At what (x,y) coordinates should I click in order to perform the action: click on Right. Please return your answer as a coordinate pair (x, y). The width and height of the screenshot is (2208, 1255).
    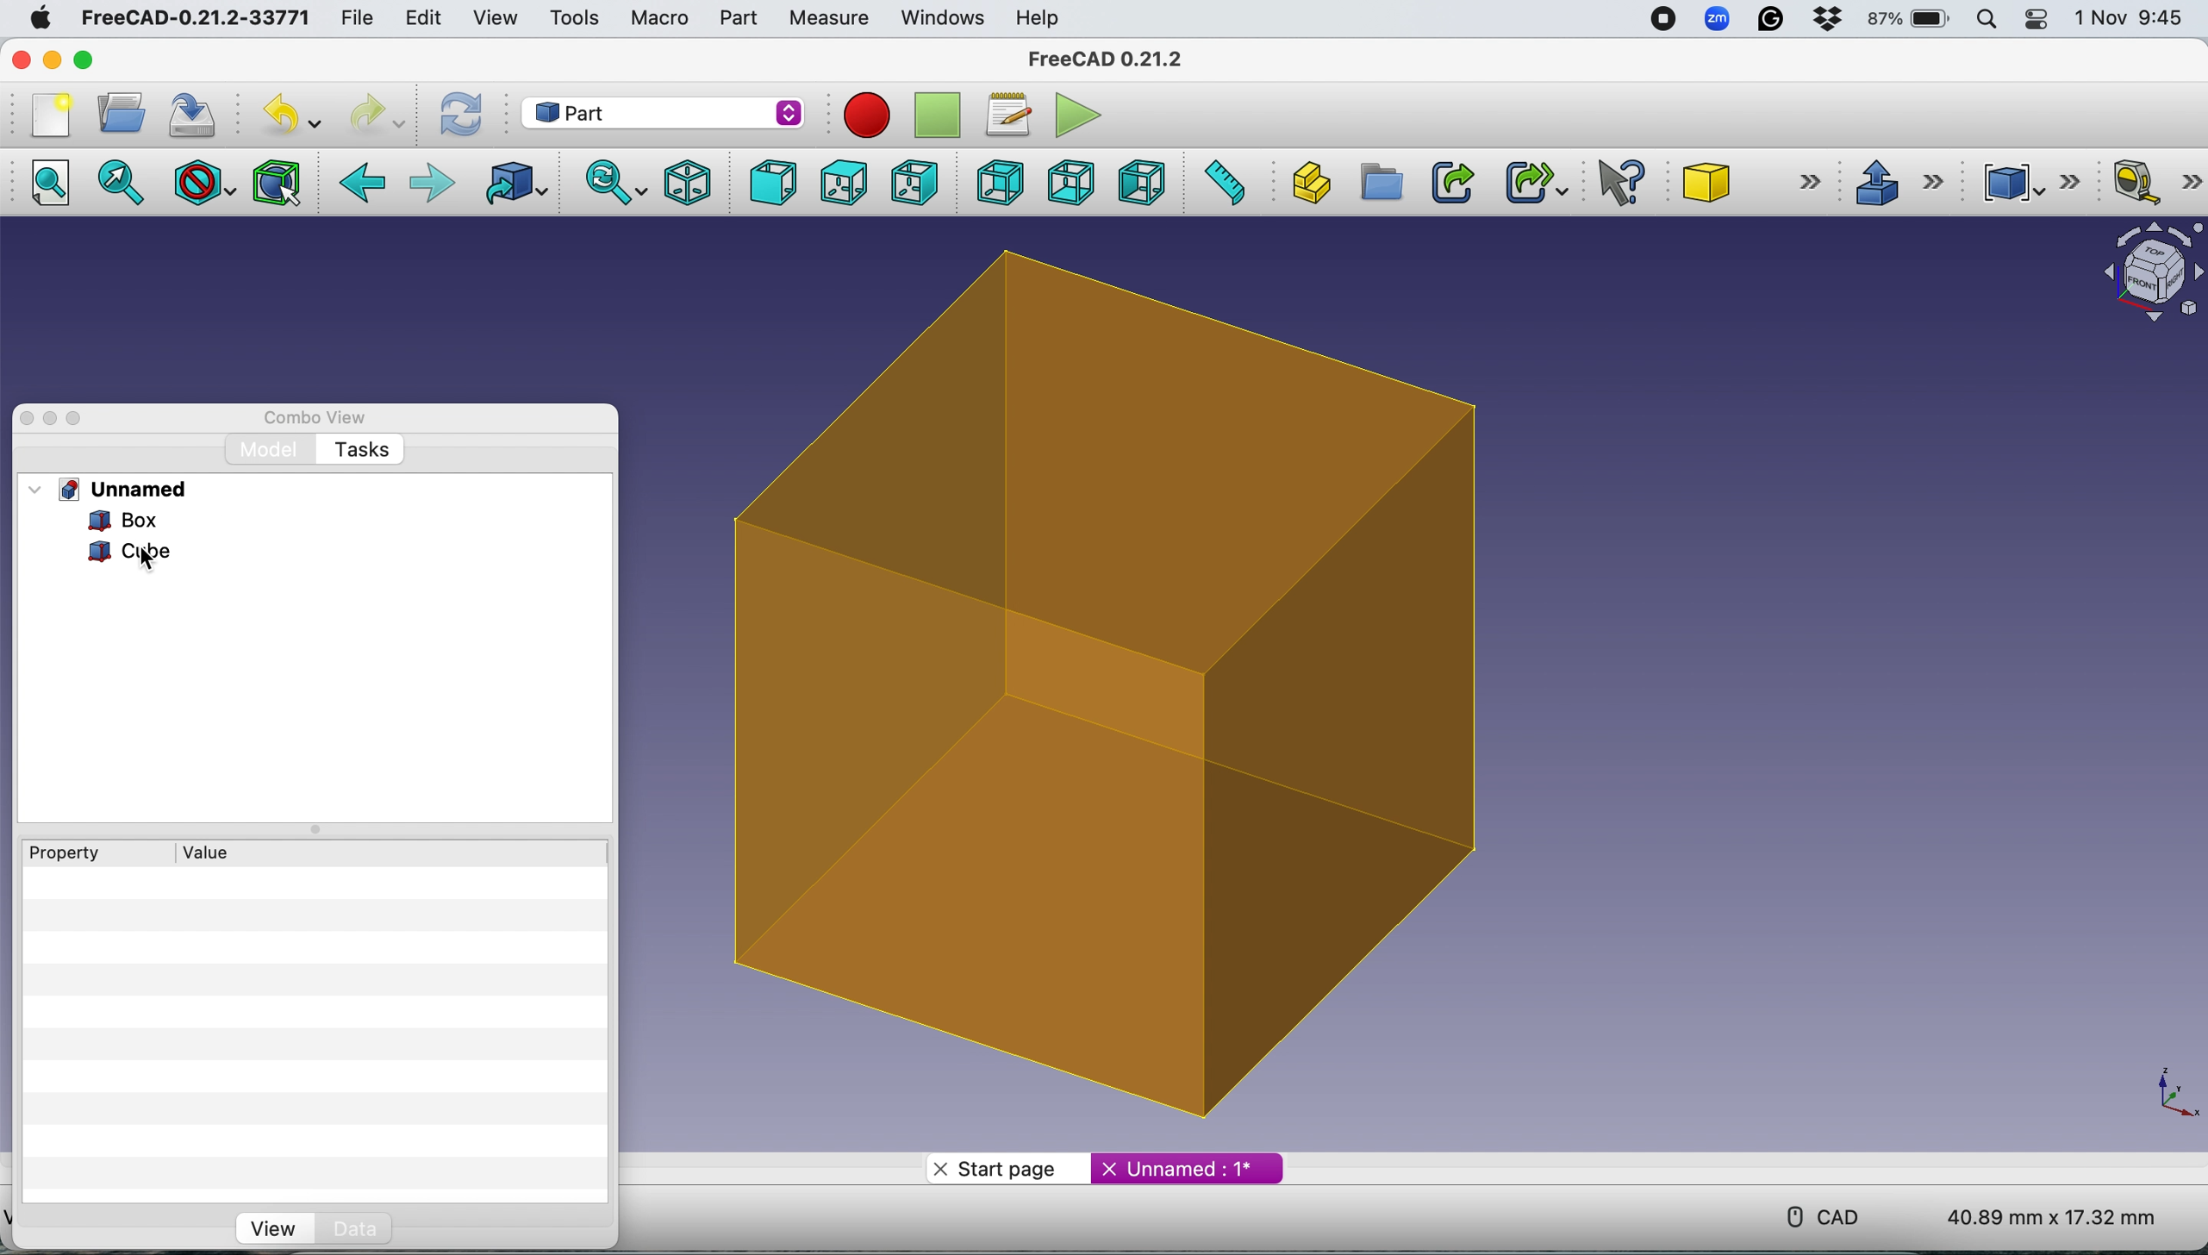
    Looking at the image, I should click on (914, 185).